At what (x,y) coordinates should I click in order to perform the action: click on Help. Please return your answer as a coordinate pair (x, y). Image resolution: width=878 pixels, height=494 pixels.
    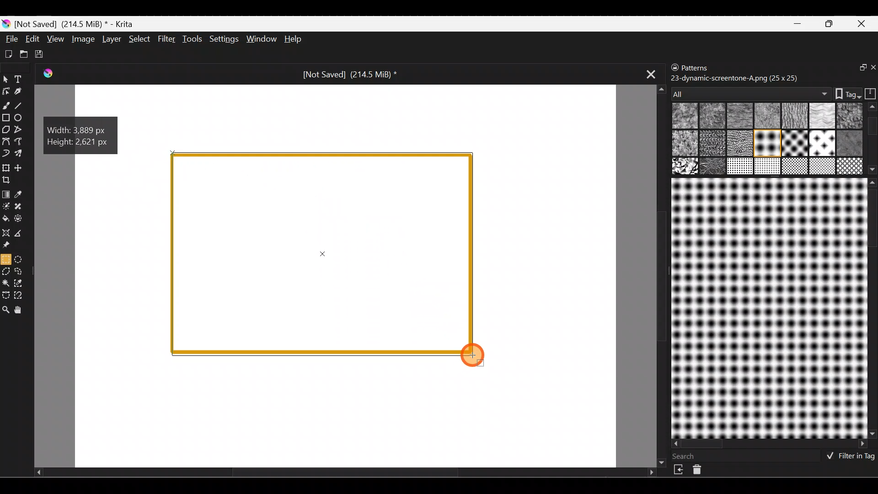
    Looking at the image, I should click on (294, 38).